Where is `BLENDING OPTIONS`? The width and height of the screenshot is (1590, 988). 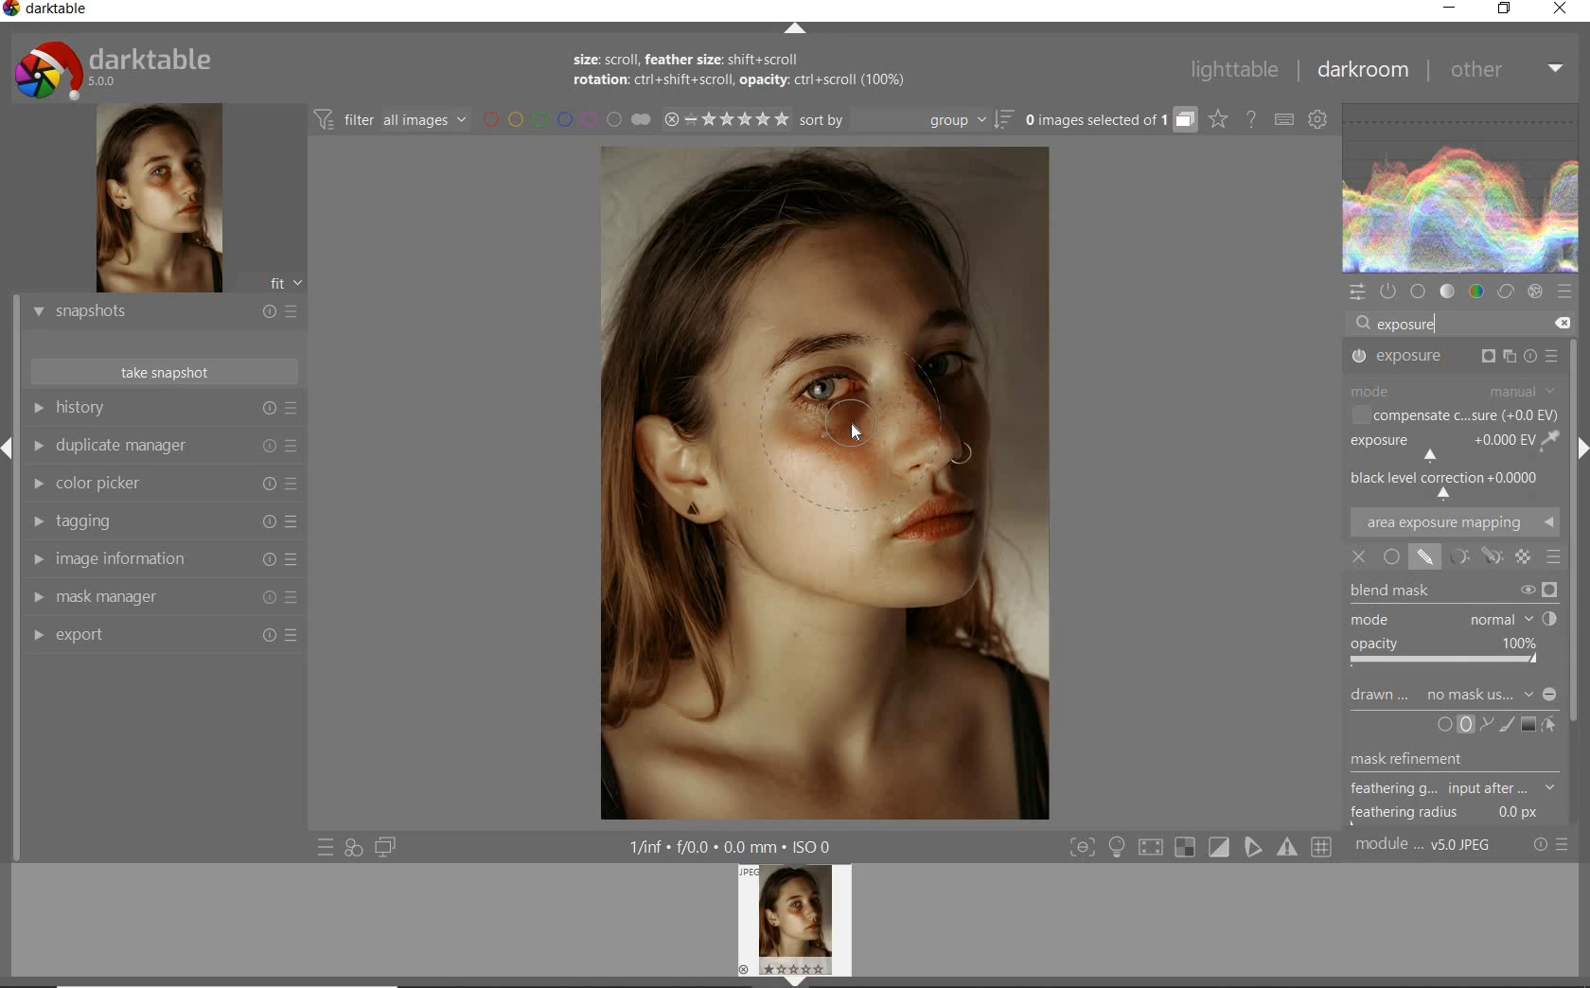
BLENDING OPTIONS is located at coordinates (1552, 559).